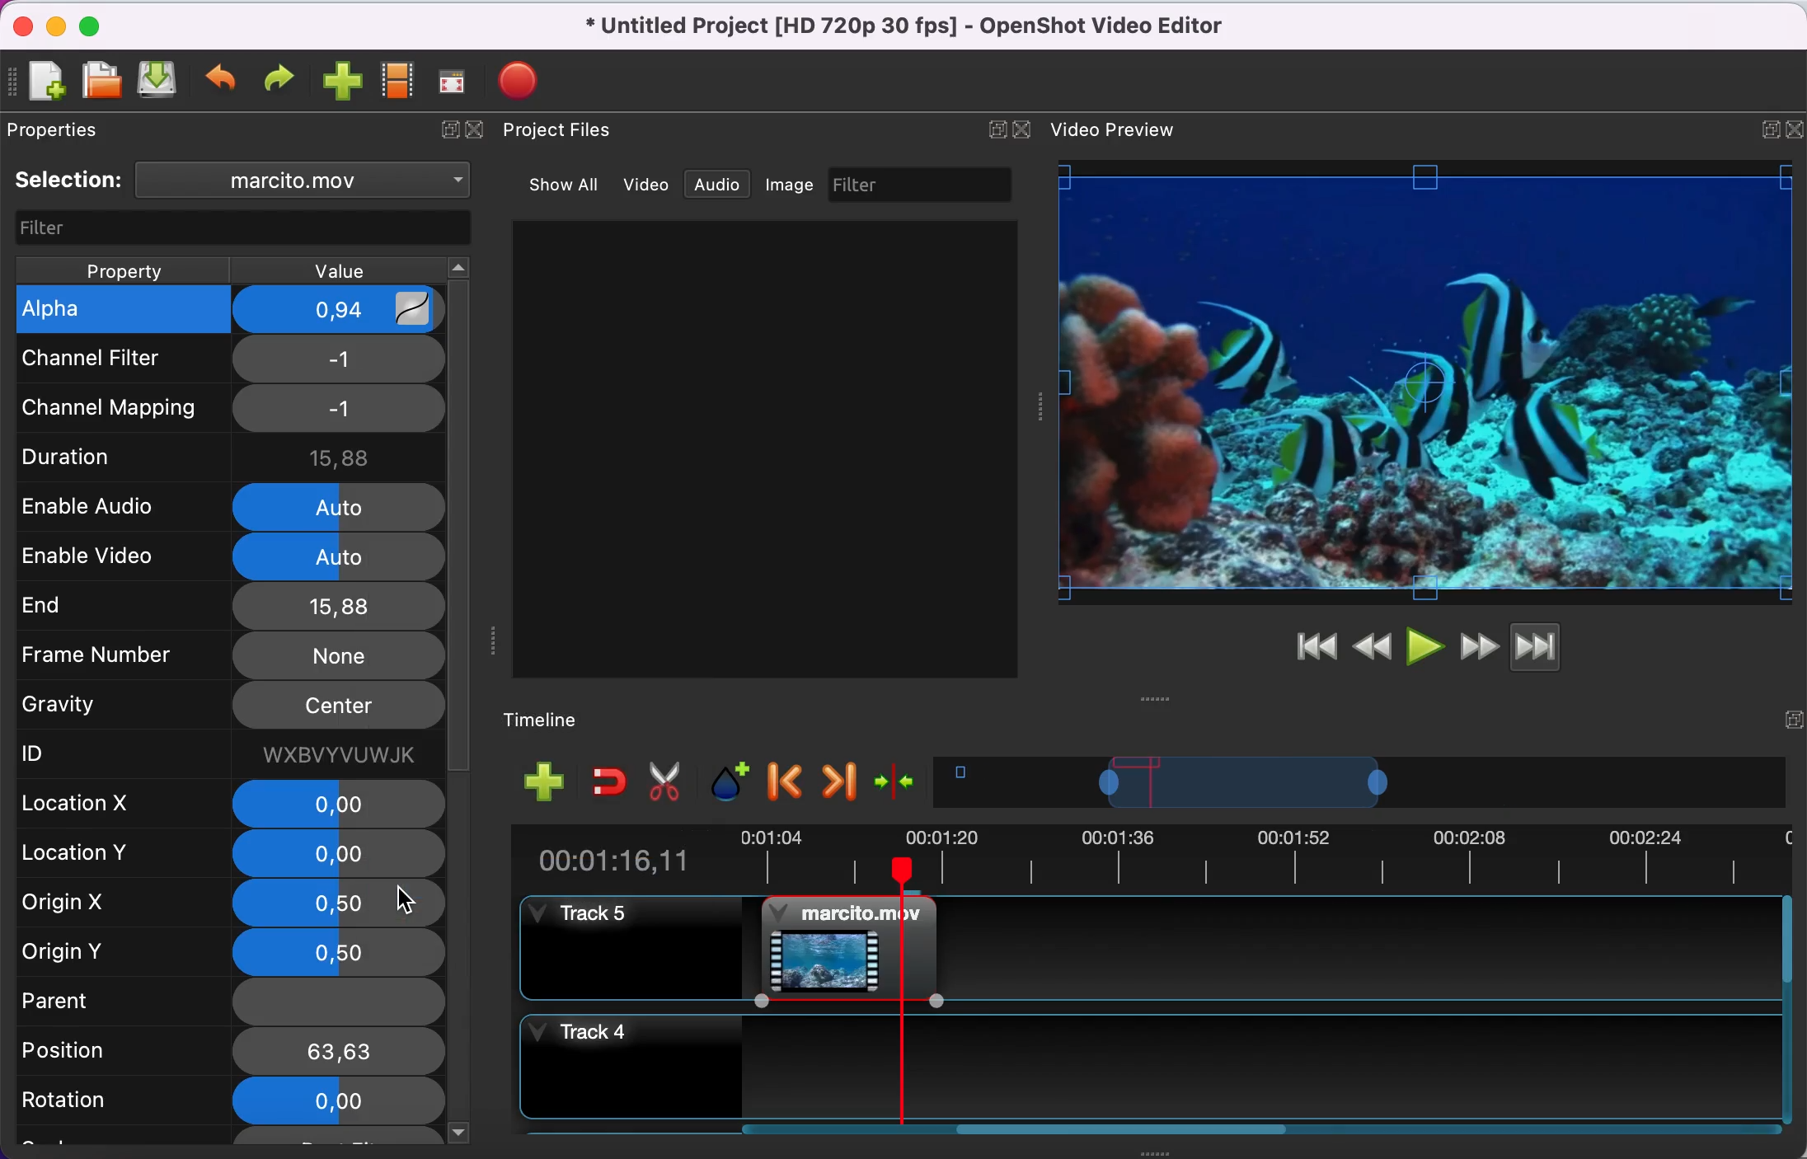  What do you see at coordinates (1121, 132) in the screenshot?
I see `video preview` at bounding box center [1121, 132].